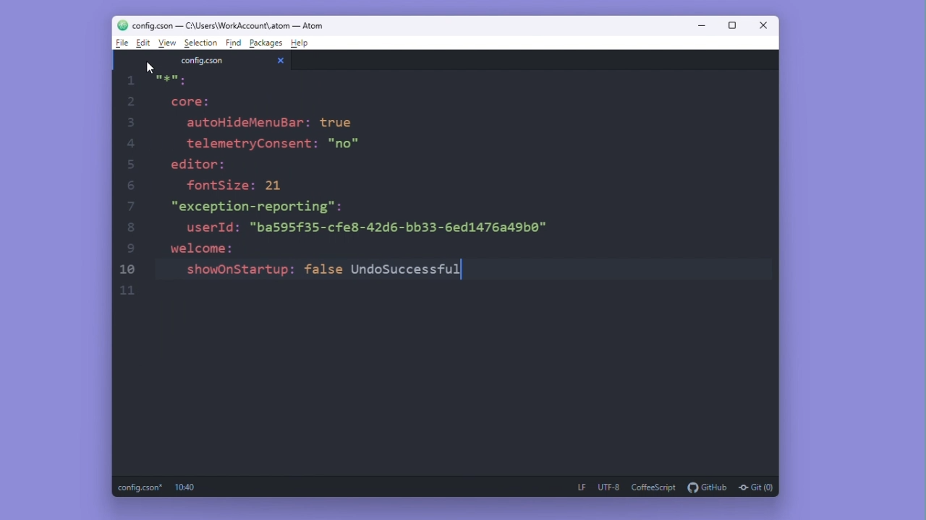  What do you see at coordinates (766, 25) in the screenshot?
I see `Close` at bounding box center [766, 25].